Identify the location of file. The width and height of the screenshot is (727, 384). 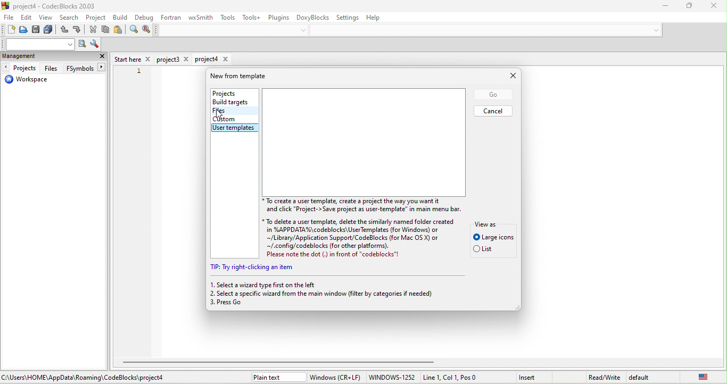
(9, 19).